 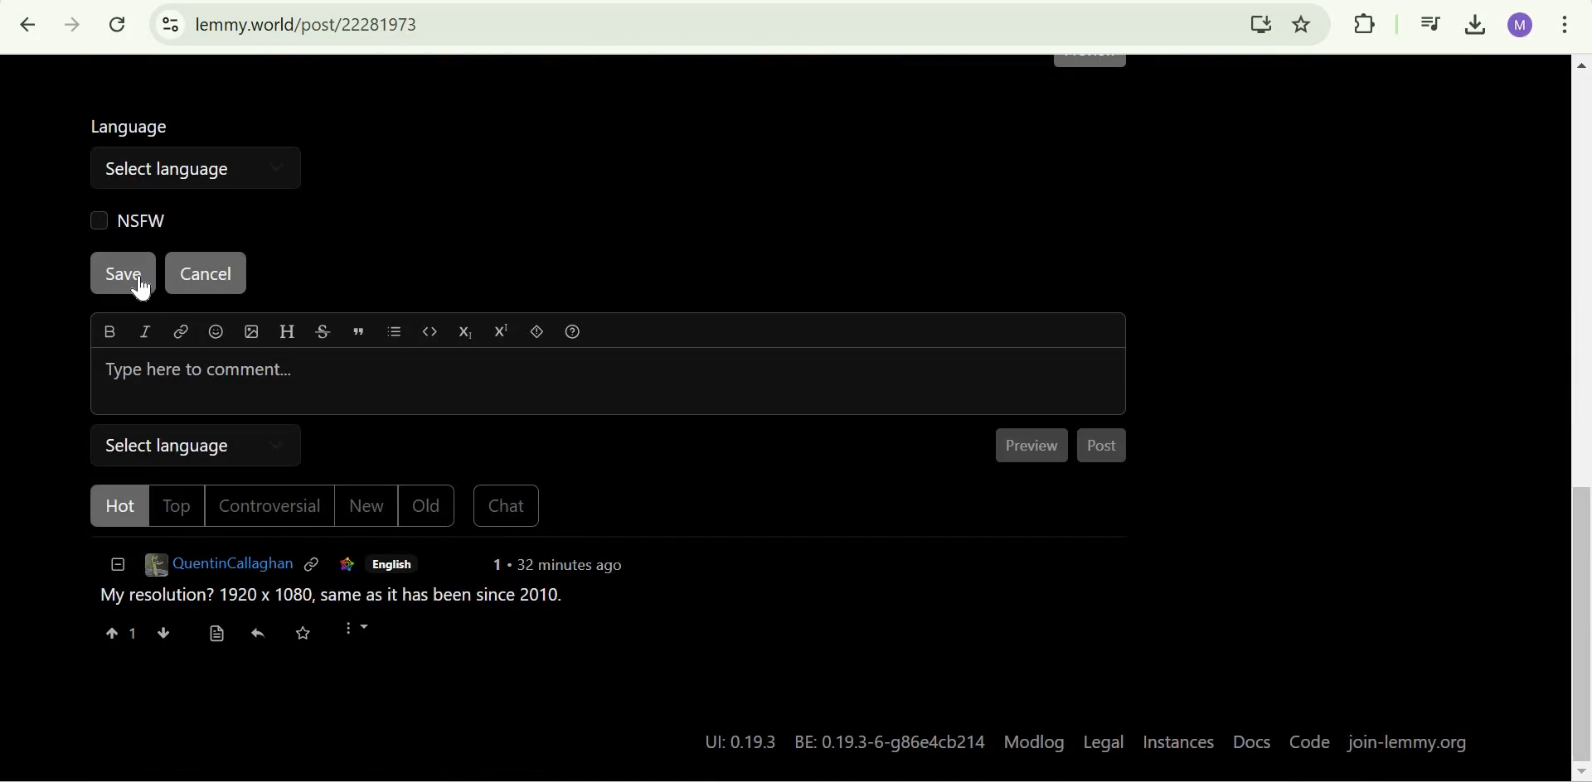 What do you see at coordinates (1478, 26) in the screenshot?
I see `Downloads` at bounding box center [1478, 26].